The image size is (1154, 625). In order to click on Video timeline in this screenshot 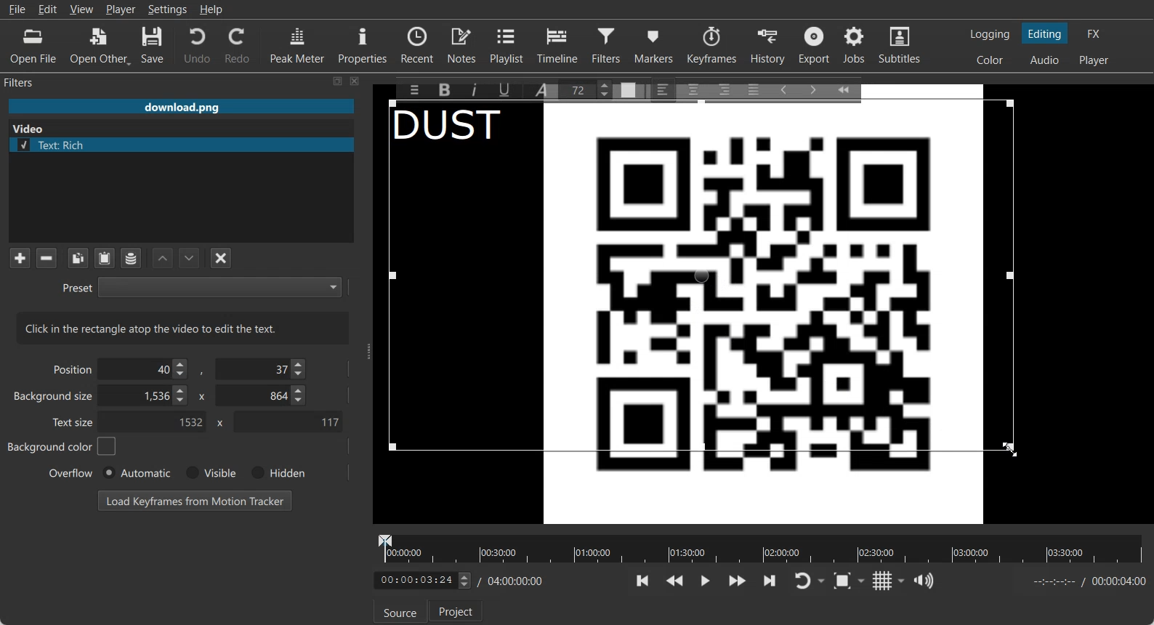, I will do `click(760, 547)`.